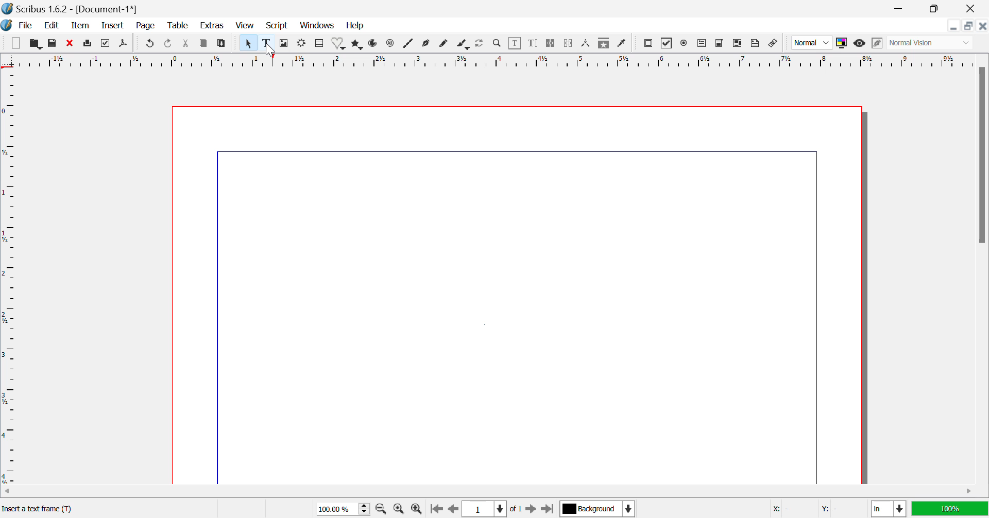 The height and width of the screenshot is (518, 989). Describe the element at coordinates (408, 44) in the screenshot. I see `Lines` at that location.